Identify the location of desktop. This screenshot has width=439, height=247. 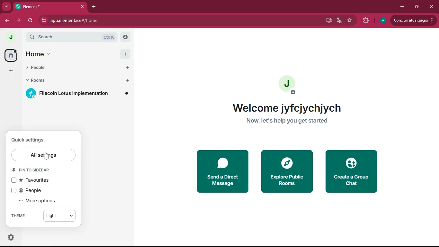
(328, 21).